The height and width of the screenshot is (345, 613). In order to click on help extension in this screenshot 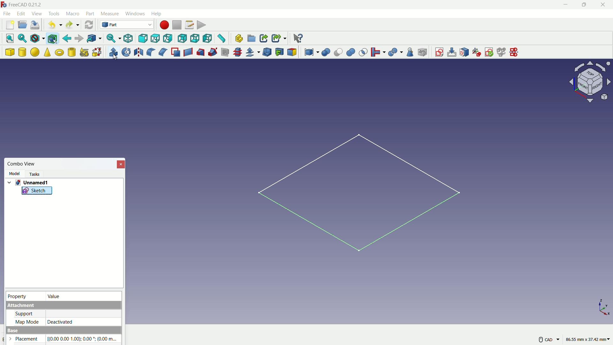, I will do `click(298, 38)`.